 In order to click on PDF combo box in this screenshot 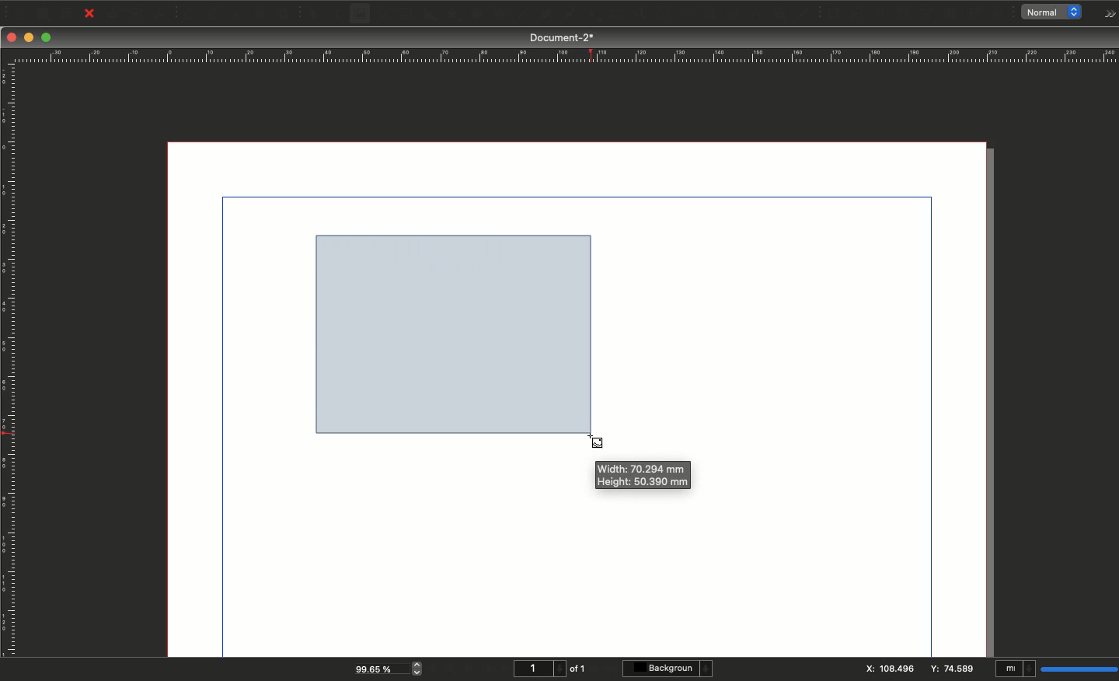, I will do `click(925, 14)`.